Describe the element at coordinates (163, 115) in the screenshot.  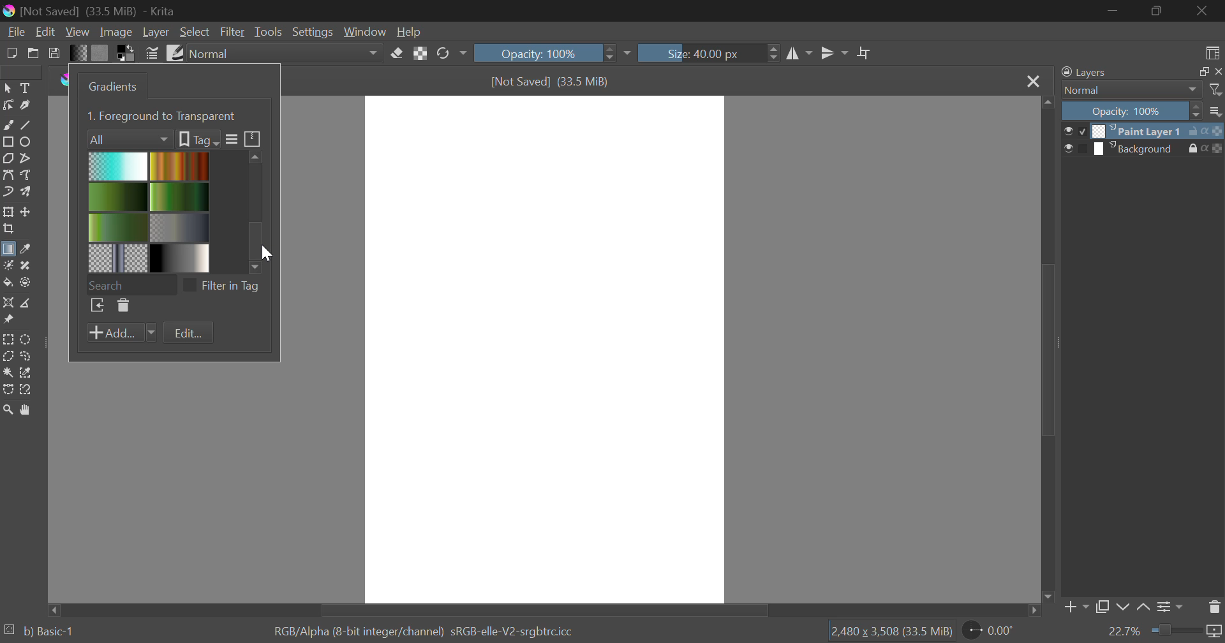
I see `1. Foreground to Transparent` at that location.